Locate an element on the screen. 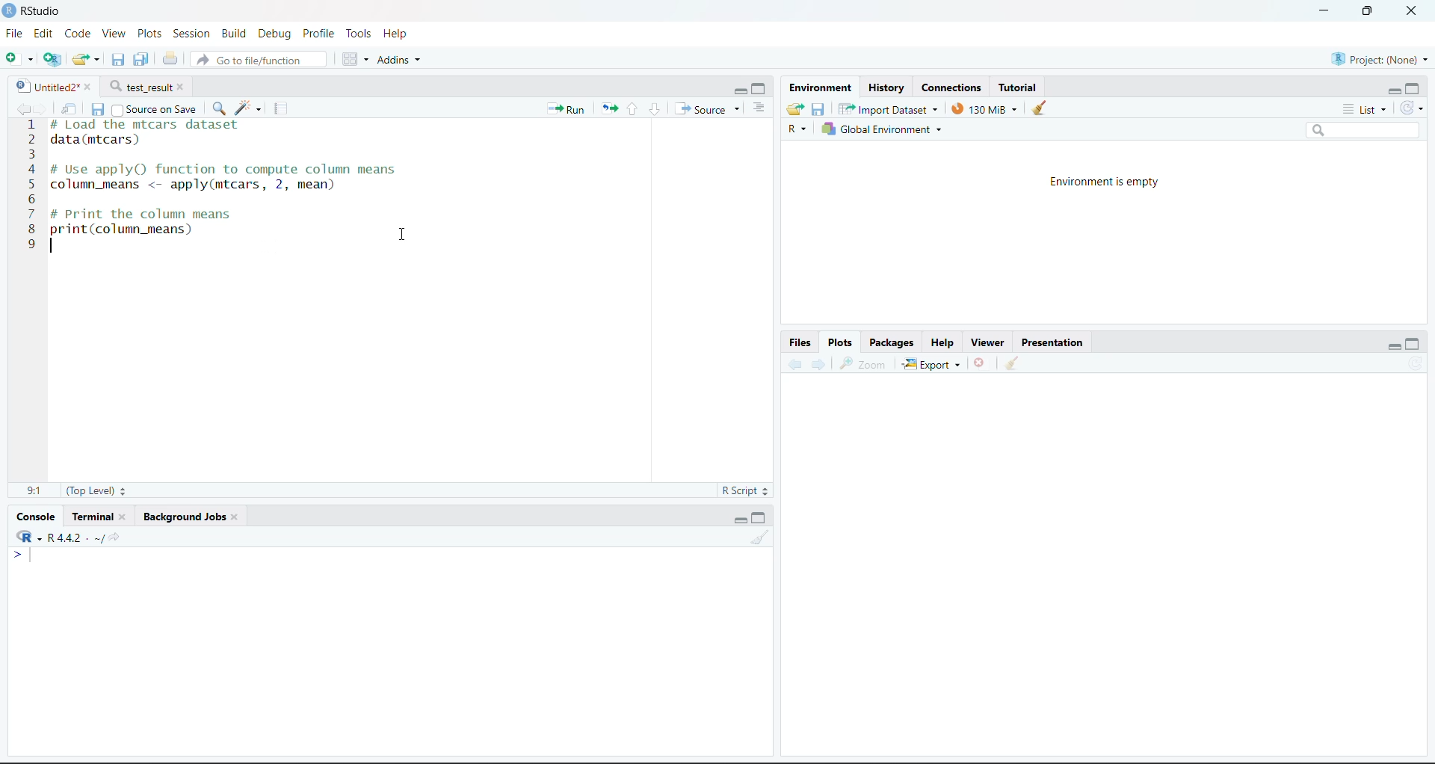  (Top Level): is located at coordinates (98, 490).